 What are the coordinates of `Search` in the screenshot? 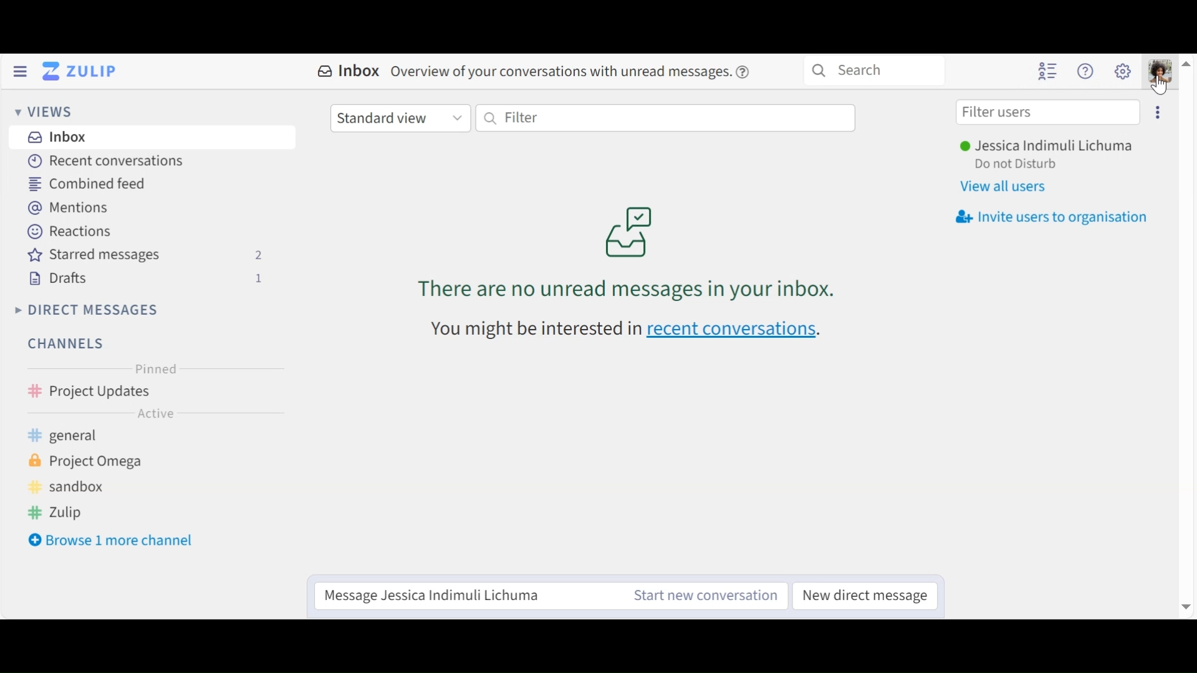 It's located at (876, 72).